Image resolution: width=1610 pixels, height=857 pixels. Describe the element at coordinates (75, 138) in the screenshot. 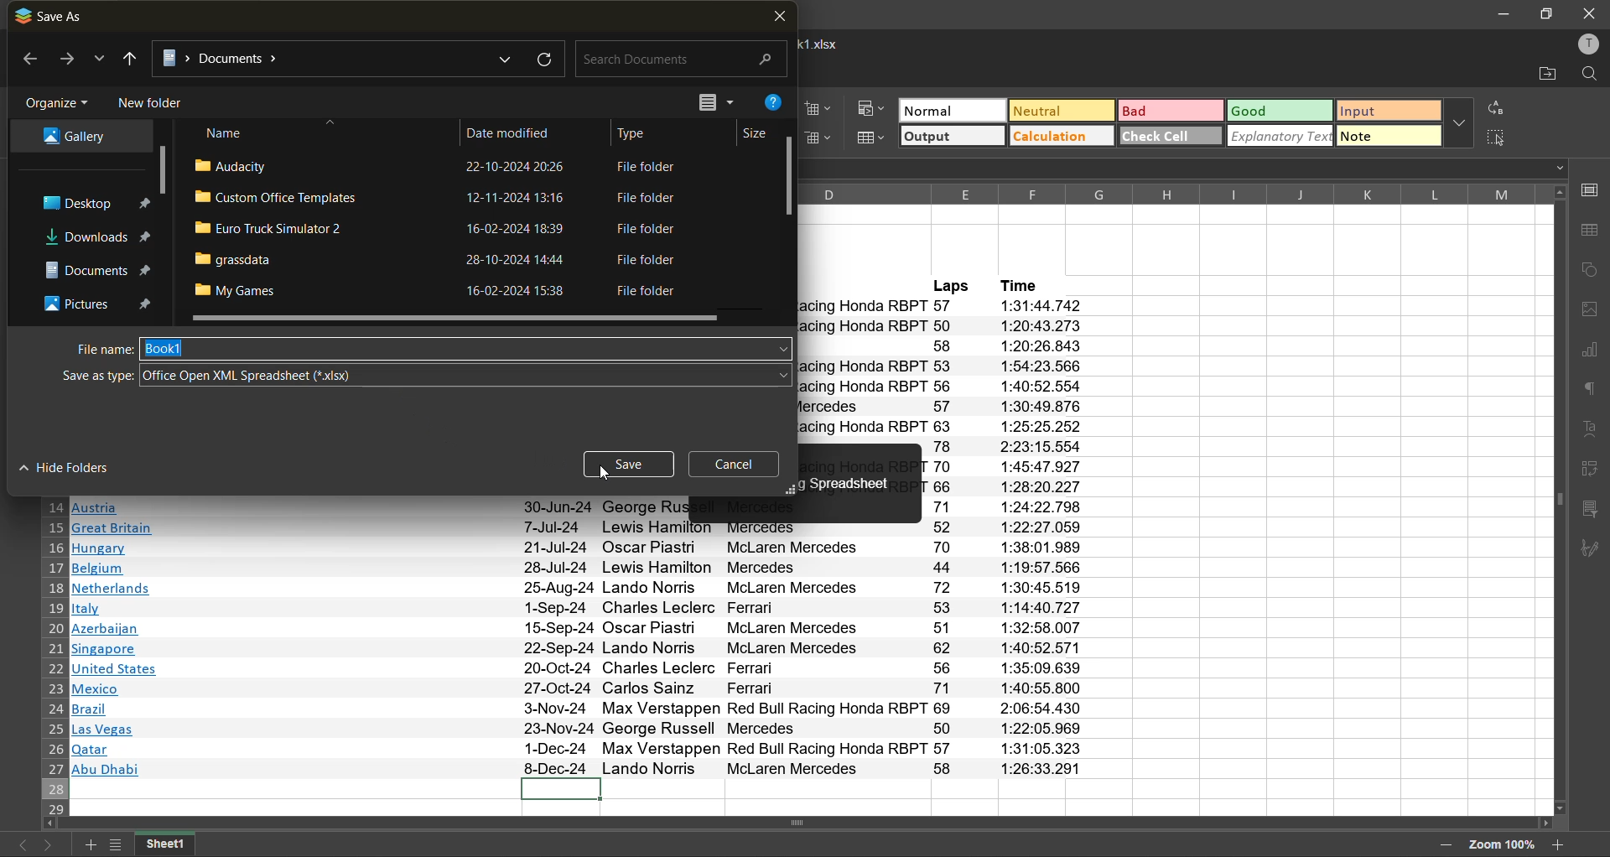

I see `Gallery` at that location.